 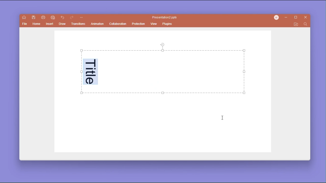 What do you see at coordinates (163, 44) in the screenshot?
I see `rotate tool` at bounding box center [163, 44].